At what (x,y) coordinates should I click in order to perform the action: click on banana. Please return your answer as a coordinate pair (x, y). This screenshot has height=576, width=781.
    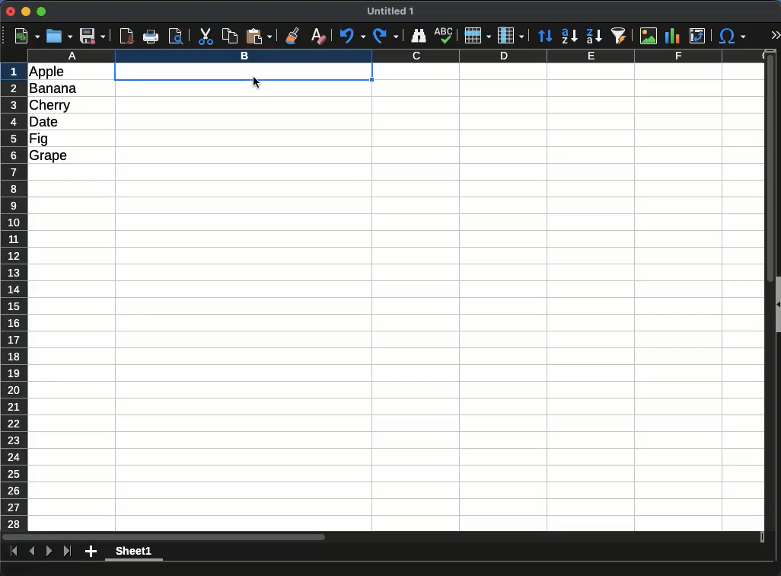
    Looking at the image, I should click on (53, 88).